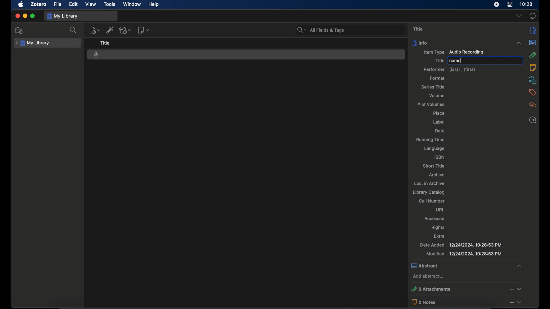  What do you see at coordinates (533, 16) in the screenshot?
I see `sync` at bounding box center [533, 16].